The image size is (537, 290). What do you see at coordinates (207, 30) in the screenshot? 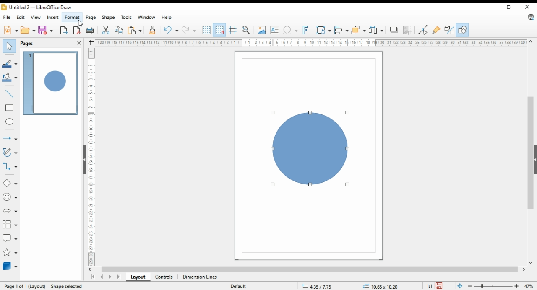
I see `show grids` at bounding box center [207, 30].